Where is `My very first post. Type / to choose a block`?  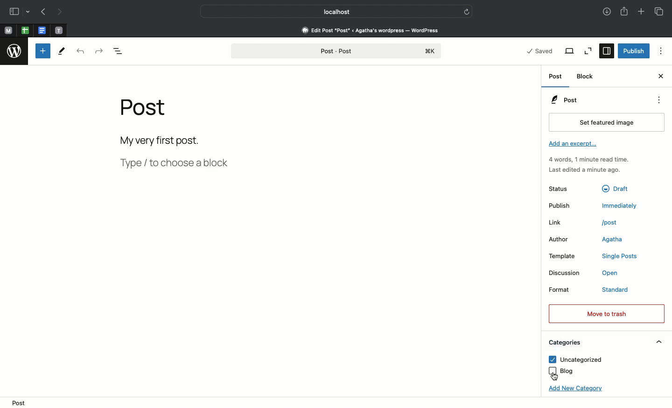
My very first post. Type / to choose a block is located at coordinates (178, 155).